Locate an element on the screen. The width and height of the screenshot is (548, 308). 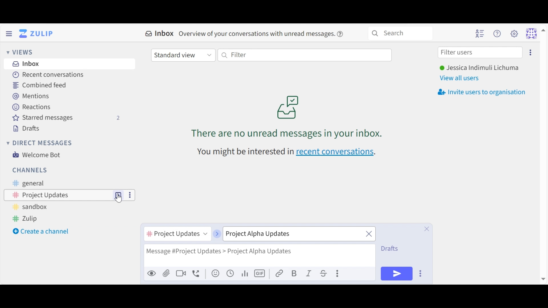
help is located at coordinates (342, 34).